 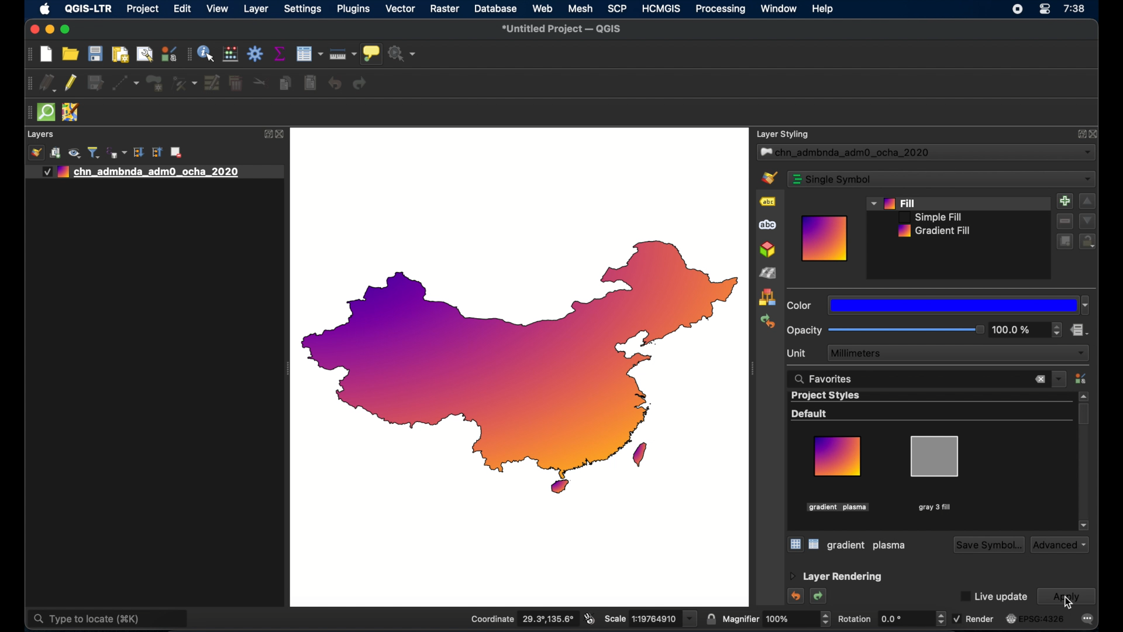 What do you see at coordinates (1084, 525) in the screenshot?
I see `scroll down arrow` at bounding box center [1084, 525].